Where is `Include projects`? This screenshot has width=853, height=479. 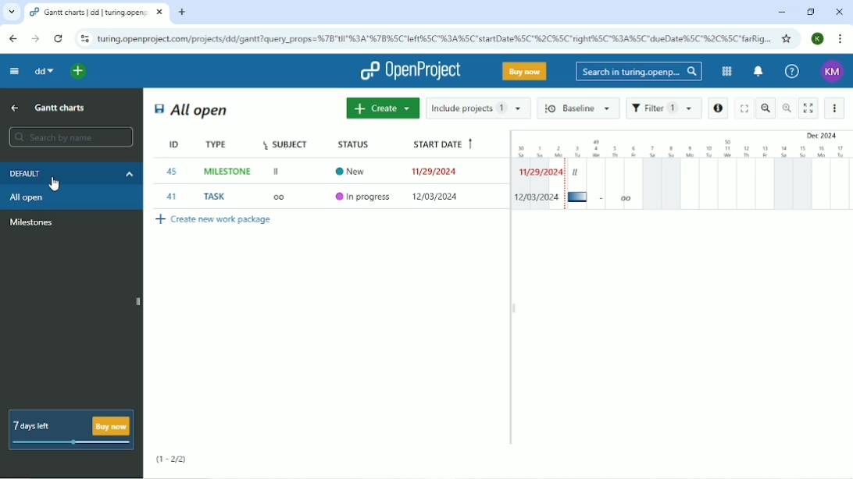
Include projects is located at coordinates (479, 109).